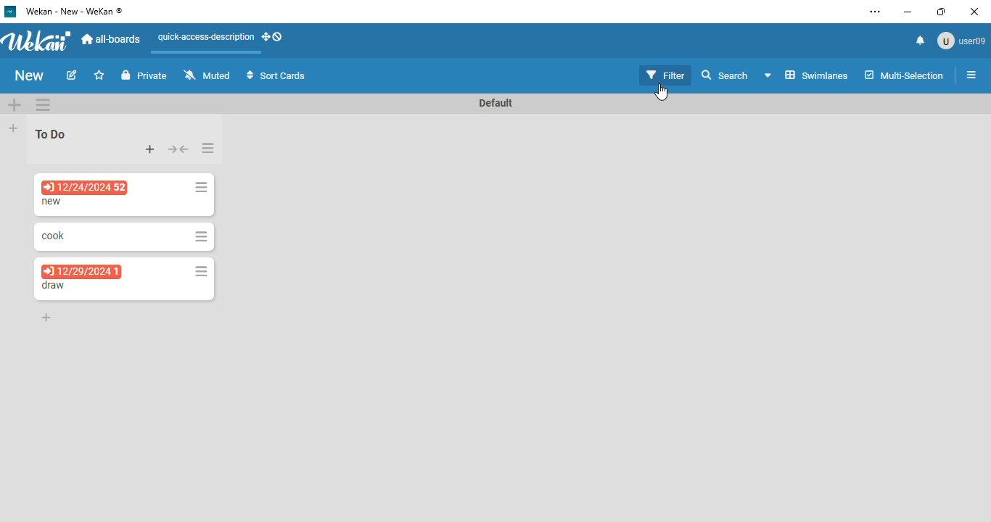 This screenshot has width=991, height=522. Describe the element at coordinates (53, 286) in the screenshot. I see `card name` at that location.